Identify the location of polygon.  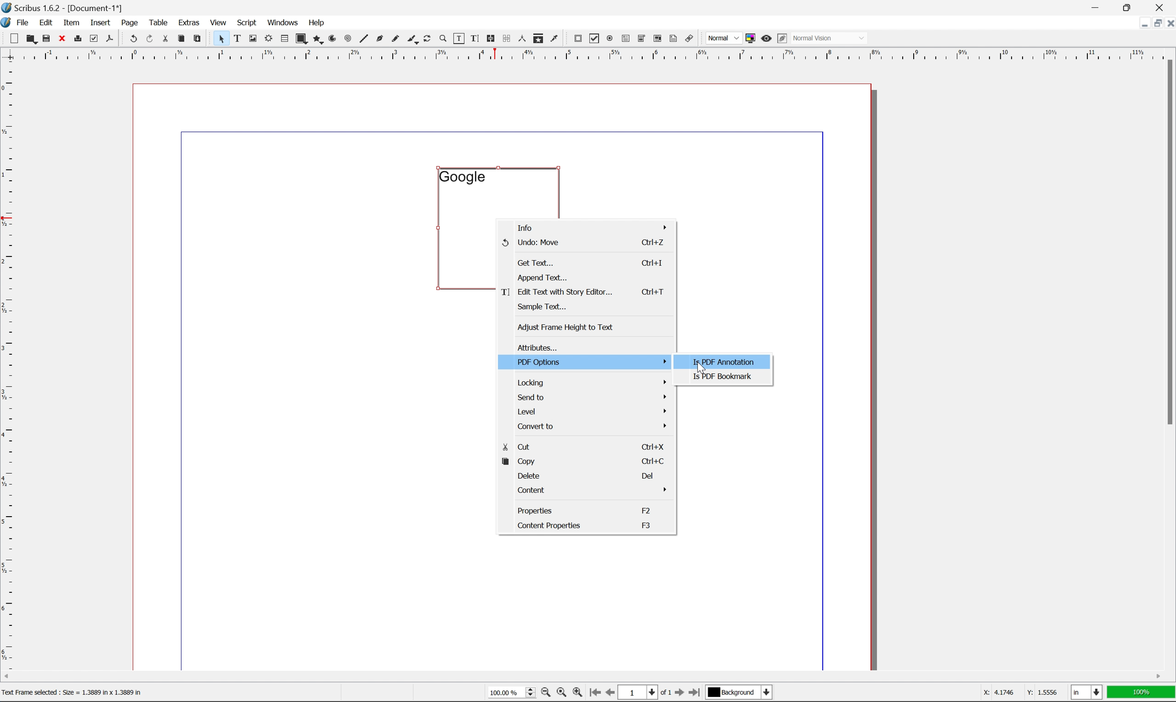
(318, 40).